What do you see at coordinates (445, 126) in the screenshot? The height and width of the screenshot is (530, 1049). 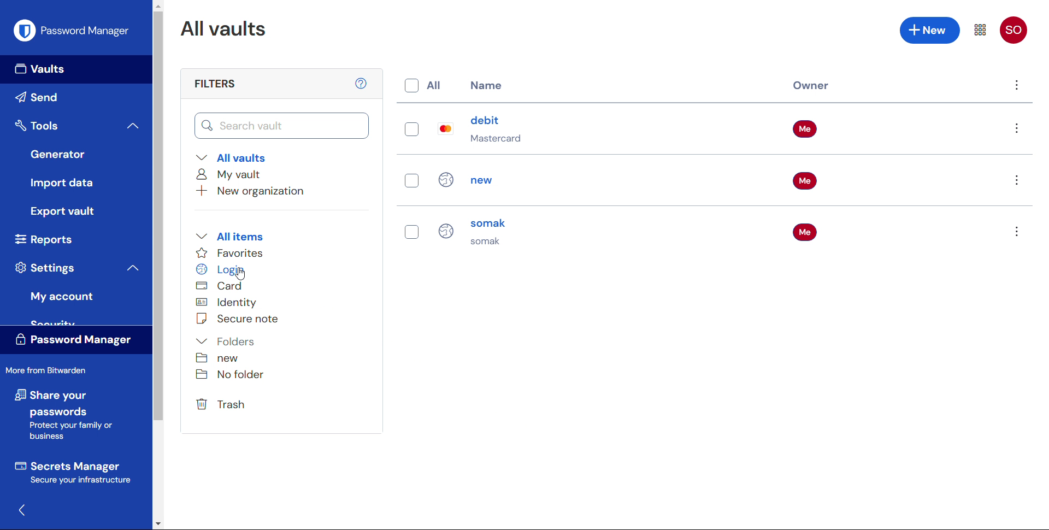 I see `Card` at bounding box center [445, 126].